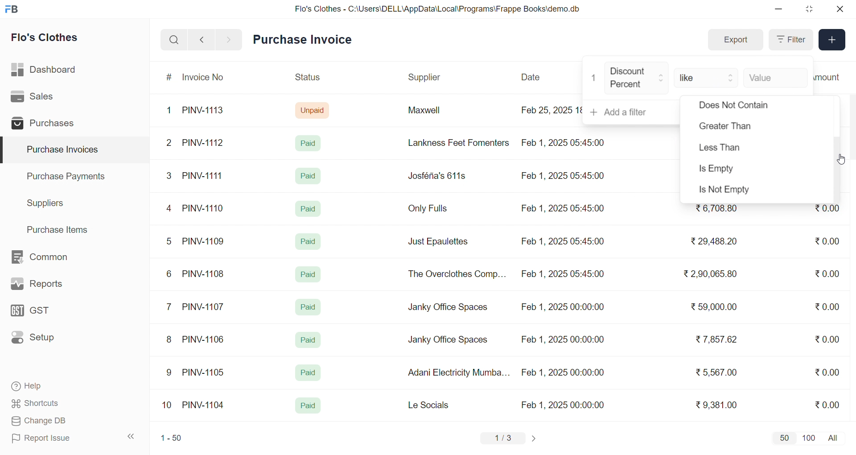  Describe the element at coordinates (434, 113) in the screenshot. I see `Maxwell` at that location.